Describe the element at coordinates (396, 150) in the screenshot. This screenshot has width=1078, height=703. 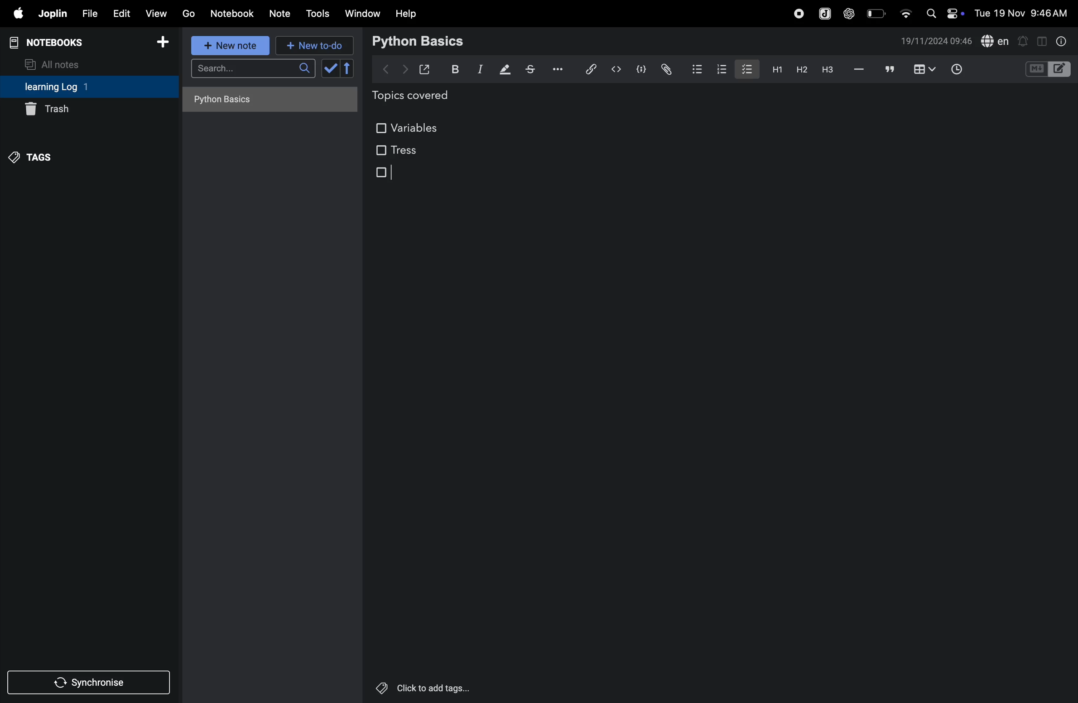
I see `tress` at that location.